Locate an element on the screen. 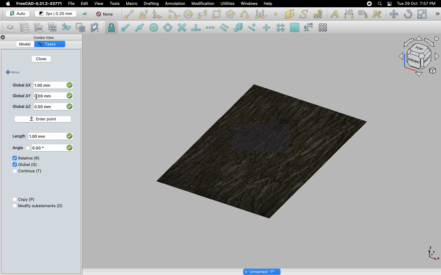 This screenshot has height=275, width=441. Global Y is located at coordinates (22, 96).